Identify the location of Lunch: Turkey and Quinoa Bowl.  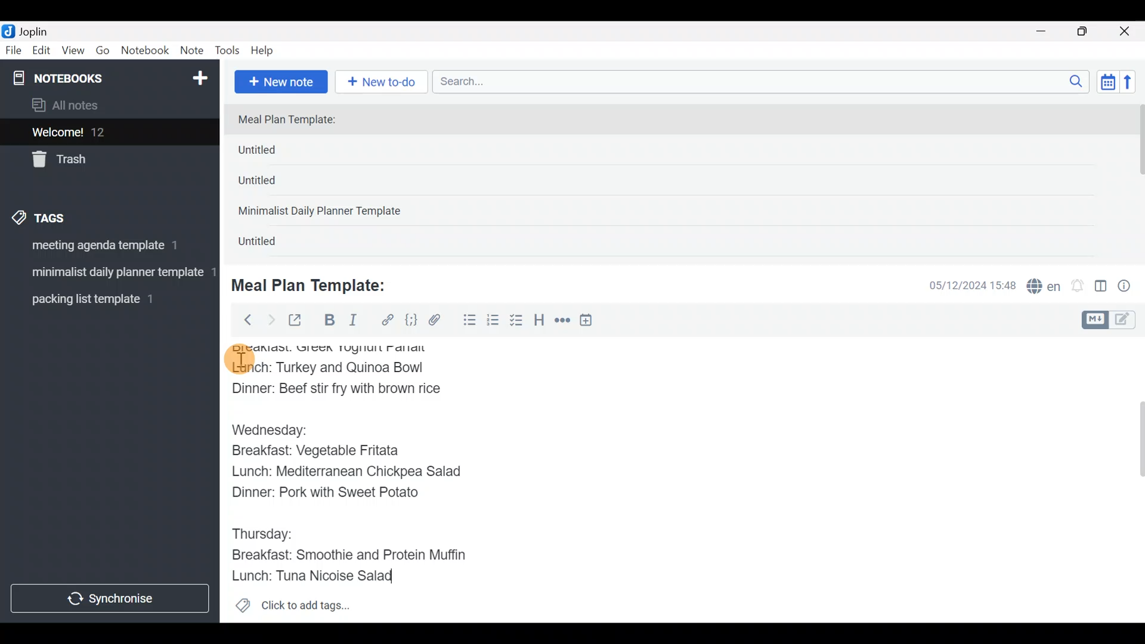
(331, 370).